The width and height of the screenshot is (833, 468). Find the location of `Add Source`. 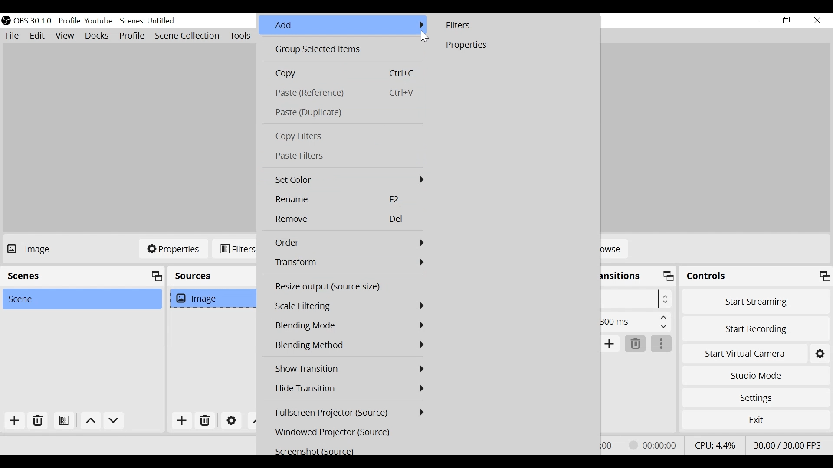

Add Source is located at coordinates (181, 422).